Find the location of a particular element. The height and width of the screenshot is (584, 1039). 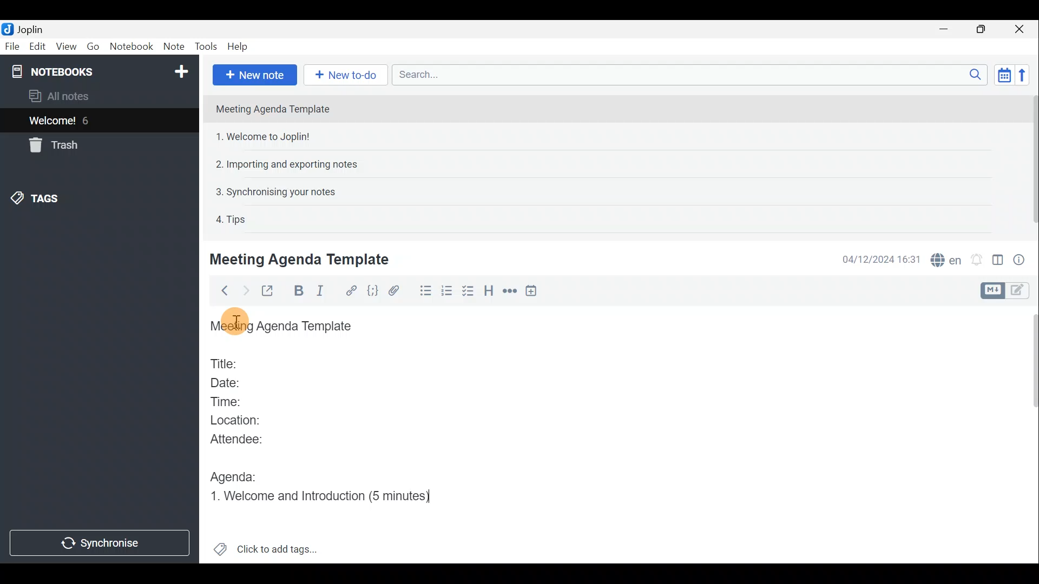

Location: is located at coordinates (239, 421).